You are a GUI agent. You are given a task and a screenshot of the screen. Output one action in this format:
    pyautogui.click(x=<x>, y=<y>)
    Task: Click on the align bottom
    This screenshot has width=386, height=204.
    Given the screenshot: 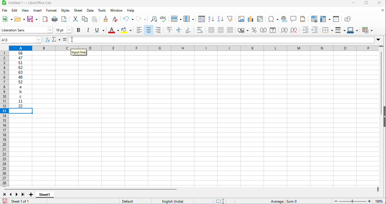 What is the action you would take?
    pyautogui.click(x=188, y=30)
    